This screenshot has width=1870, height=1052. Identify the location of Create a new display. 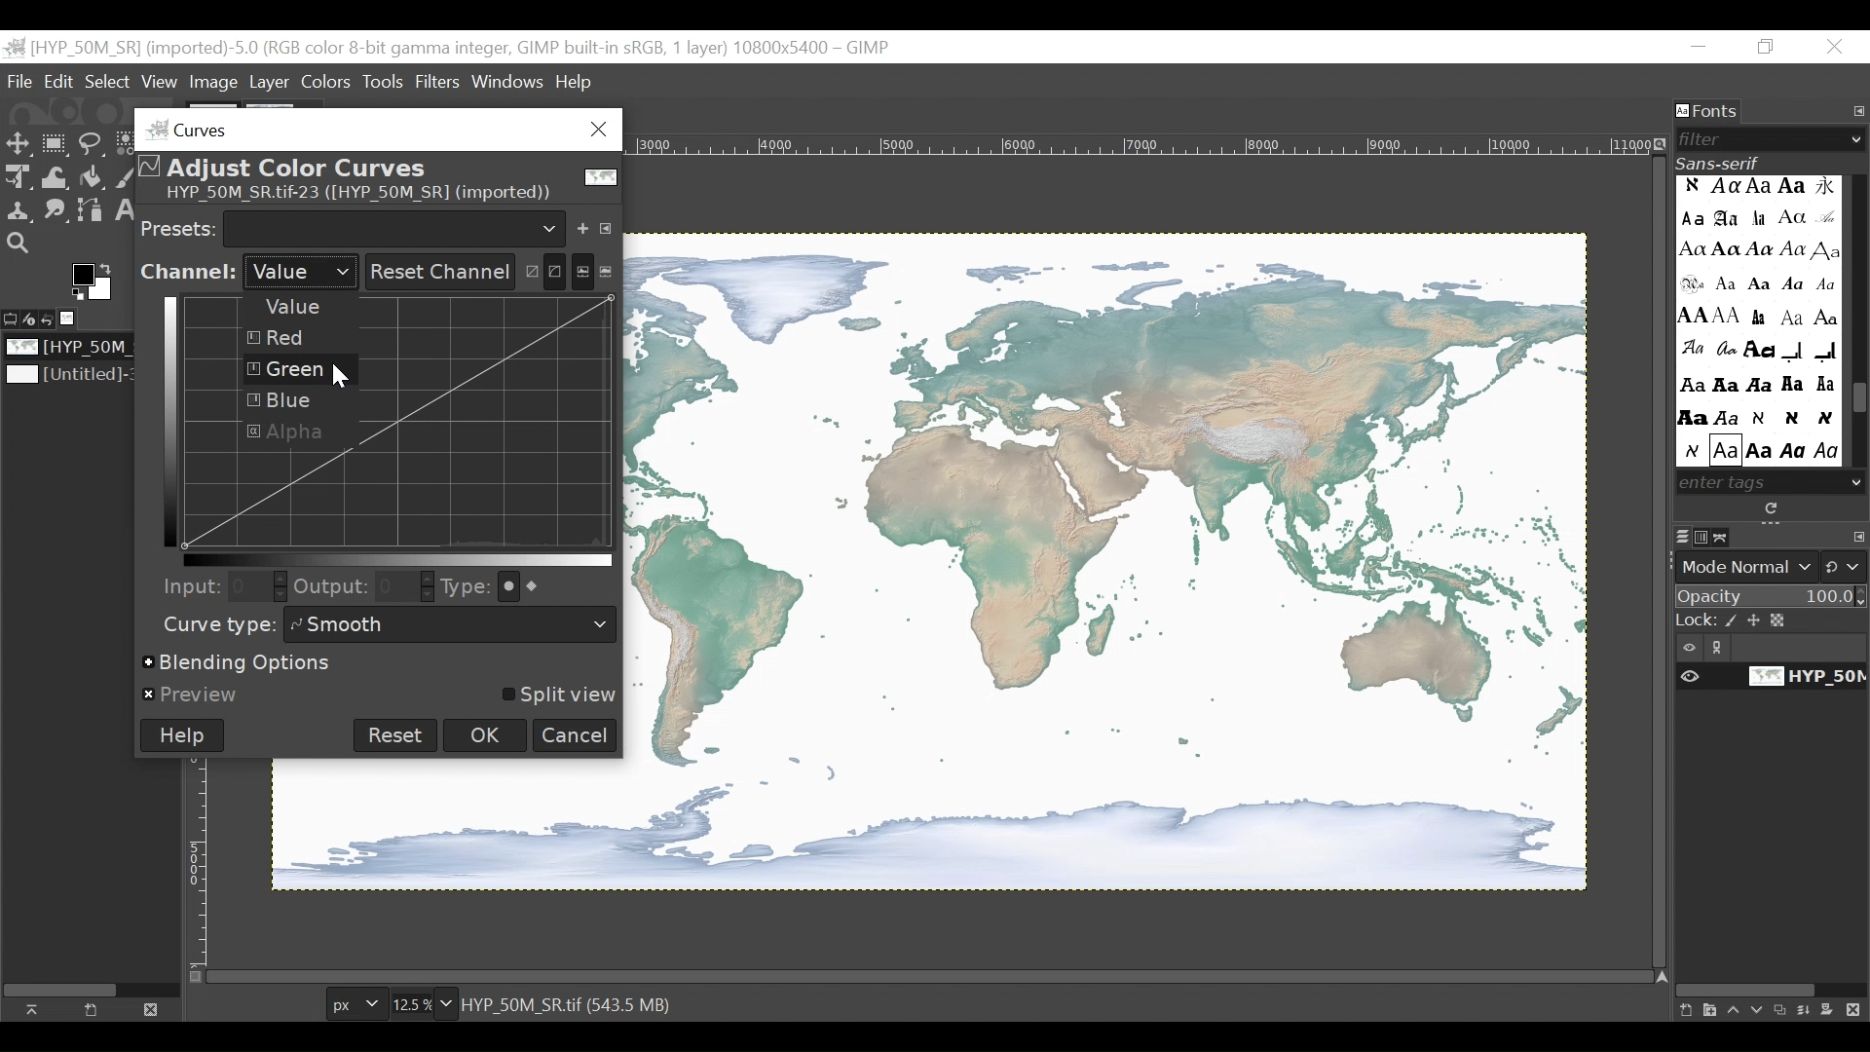
(91, 1009).